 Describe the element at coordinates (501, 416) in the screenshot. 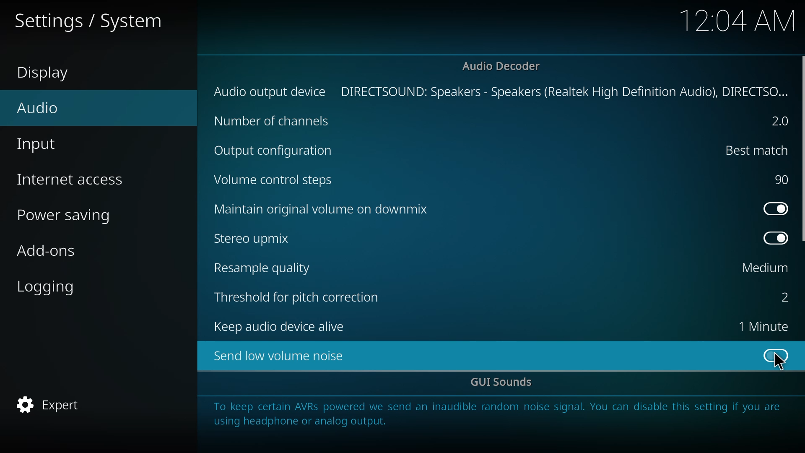

I see `info` at that location.